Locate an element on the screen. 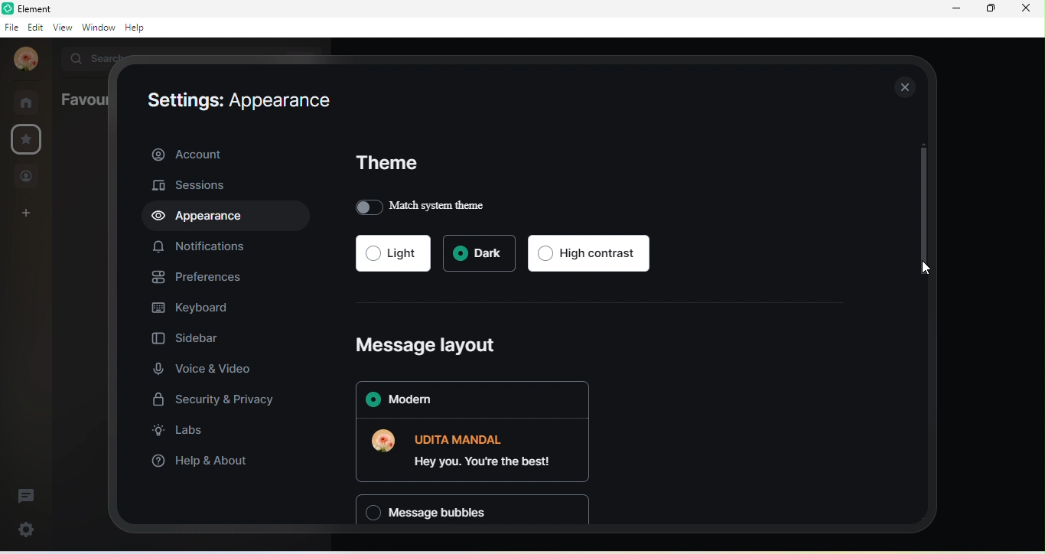 The width and height of the screenshot is (1045, 554). help is located at coordinates (136, 28).